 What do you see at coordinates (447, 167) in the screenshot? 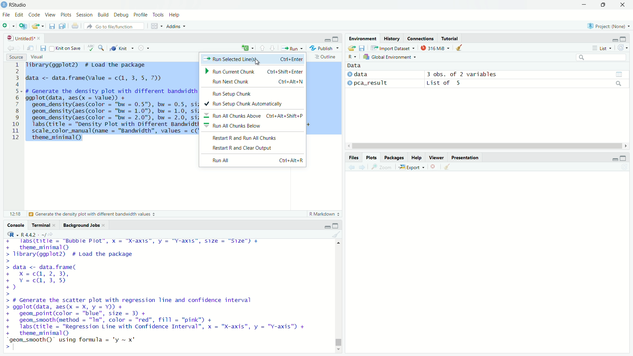
I see `Clear all plots` at bounding box center [447, 167].